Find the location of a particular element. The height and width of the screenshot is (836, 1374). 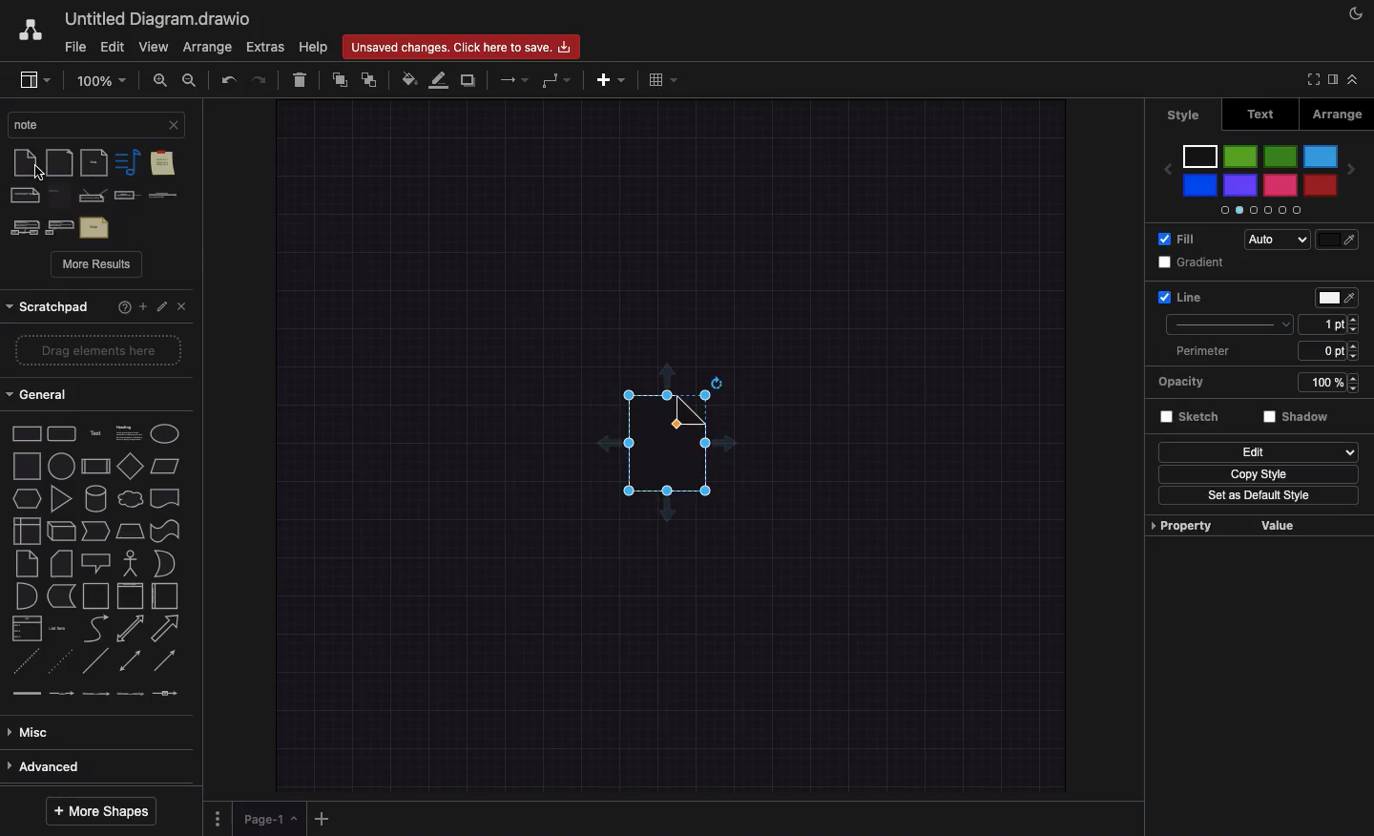

increase opacity is located at coordinates (1353, 375).